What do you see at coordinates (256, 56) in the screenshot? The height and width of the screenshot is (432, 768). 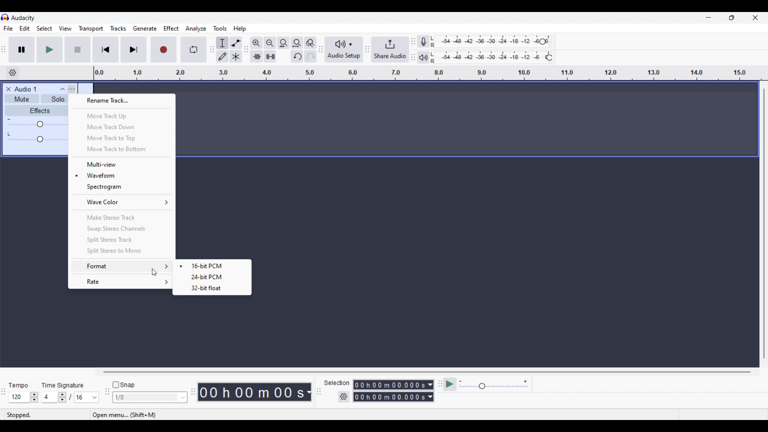 I see `Trim audio outside selection` at bounding box center [256, 56].